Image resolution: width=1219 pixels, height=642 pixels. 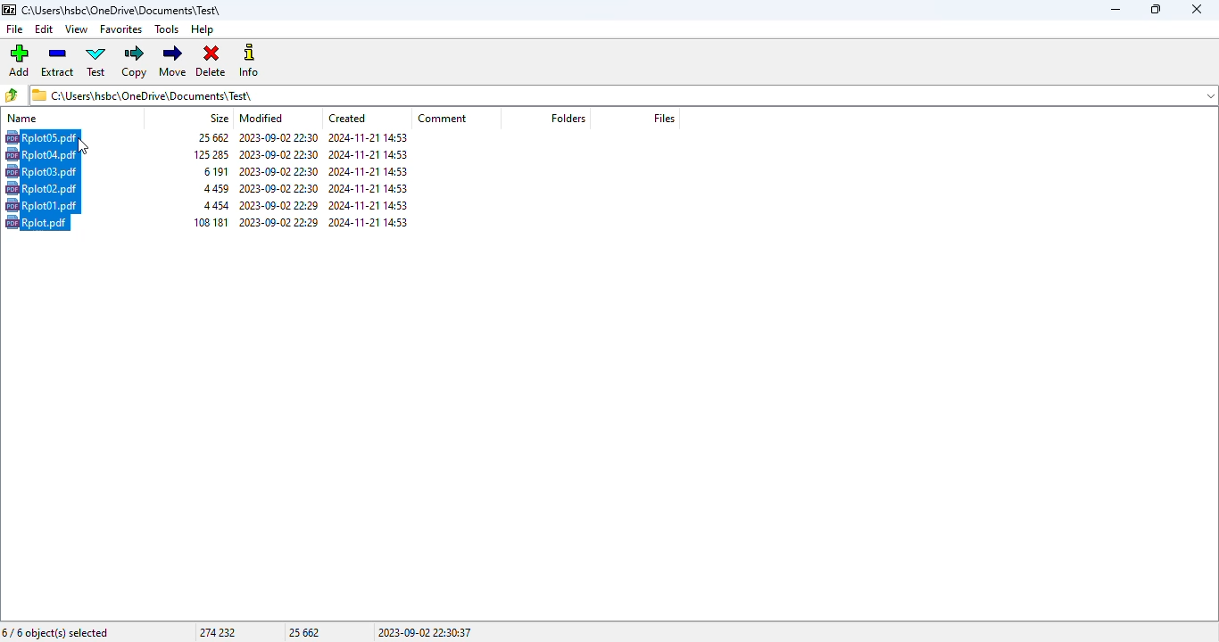 What do you see at coordinates (135, 62) in the screenshot?
I see `copy` at bounding box center [135, 62].